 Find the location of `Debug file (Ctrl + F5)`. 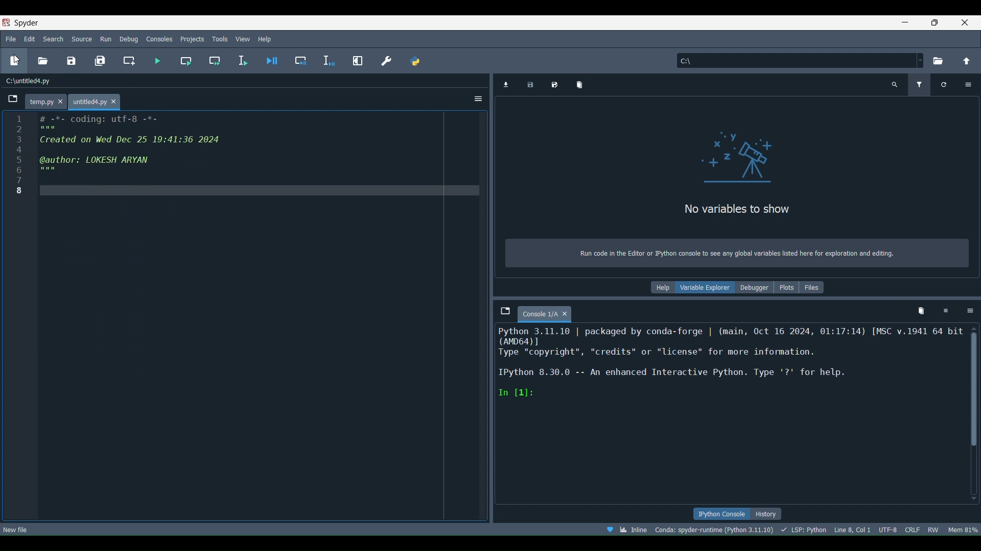

Debug file (Ctrl + F5) is located at coordinates (268, 61).